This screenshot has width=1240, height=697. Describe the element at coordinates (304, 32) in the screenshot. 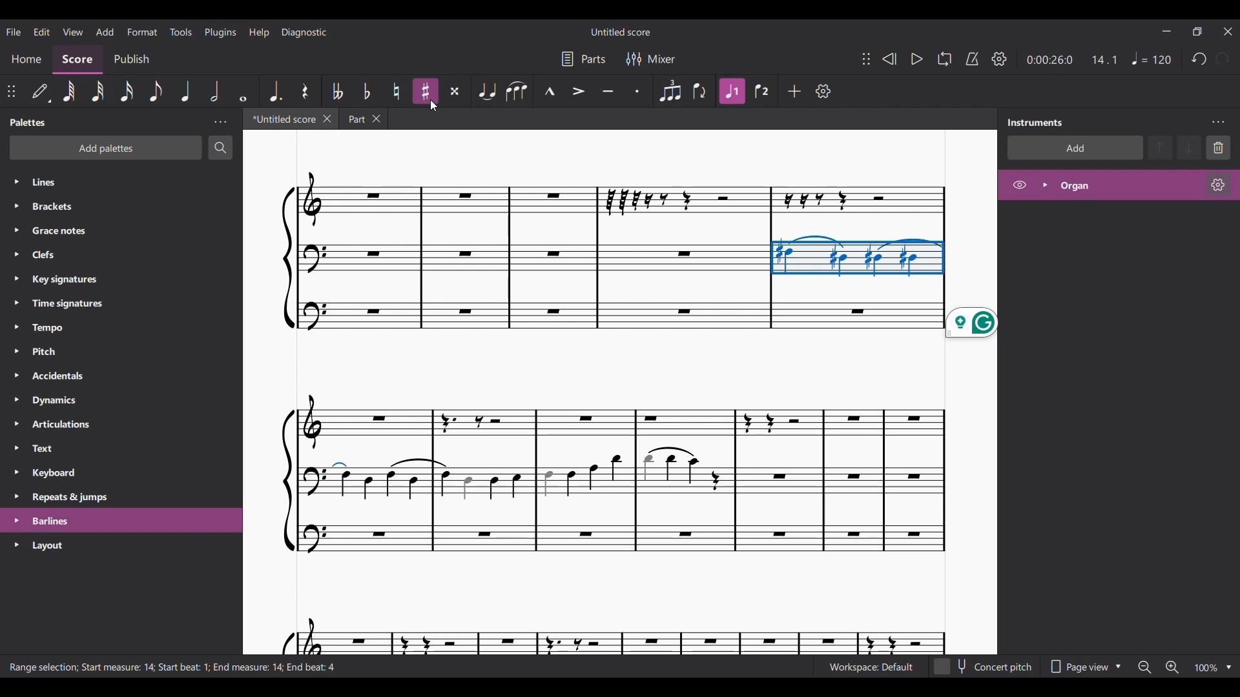

I see `Diagnostic menu` at that location.